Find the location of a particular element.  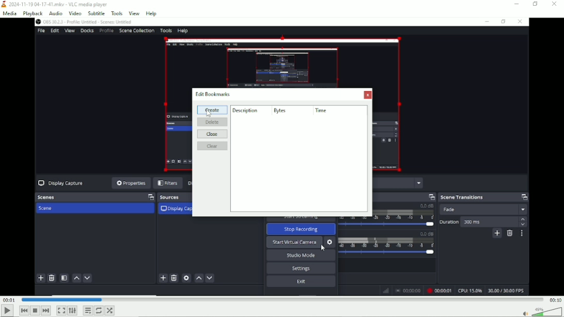

Delete is located at coordinates (213, 122).